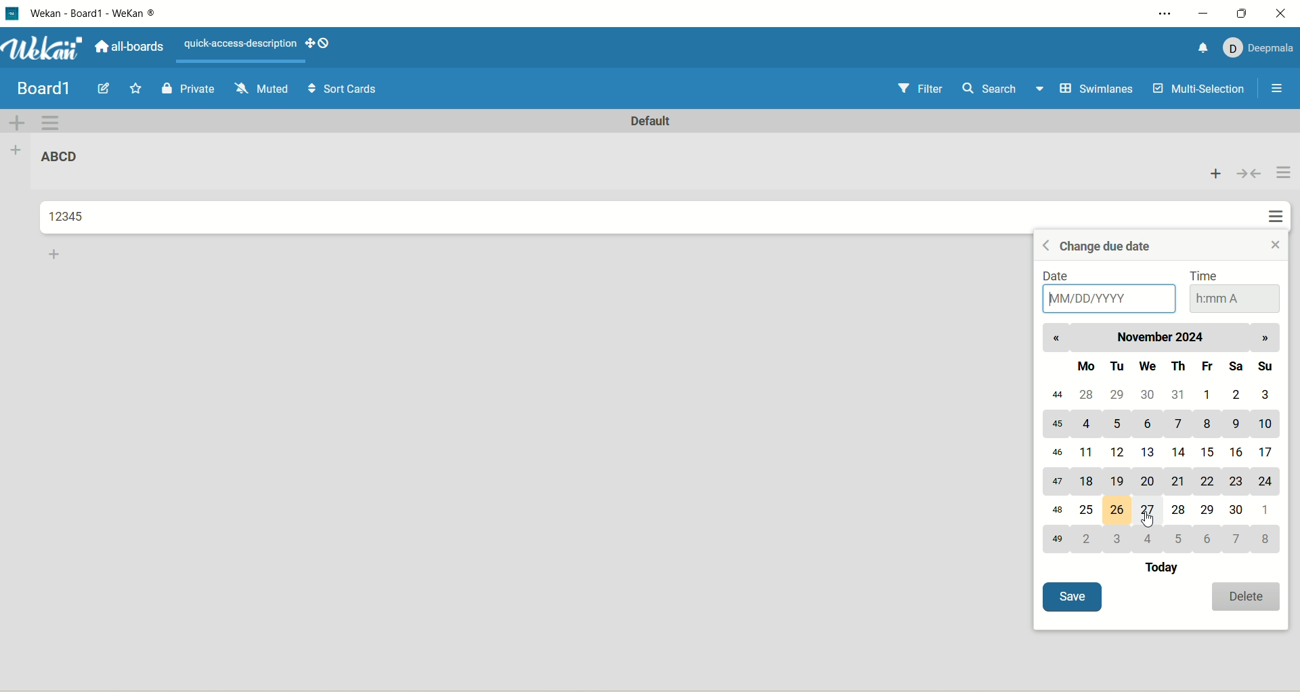  Describe the element at coordinates (18, 122) in the screenshot. I see `add swimlane` at that location.